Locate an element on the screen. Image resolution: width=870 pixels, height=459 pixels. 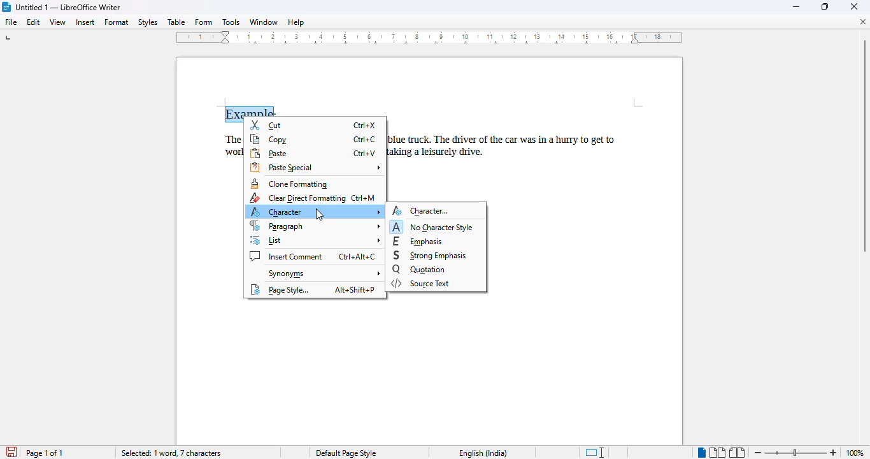
maximize is located at coordinates (825, 6).